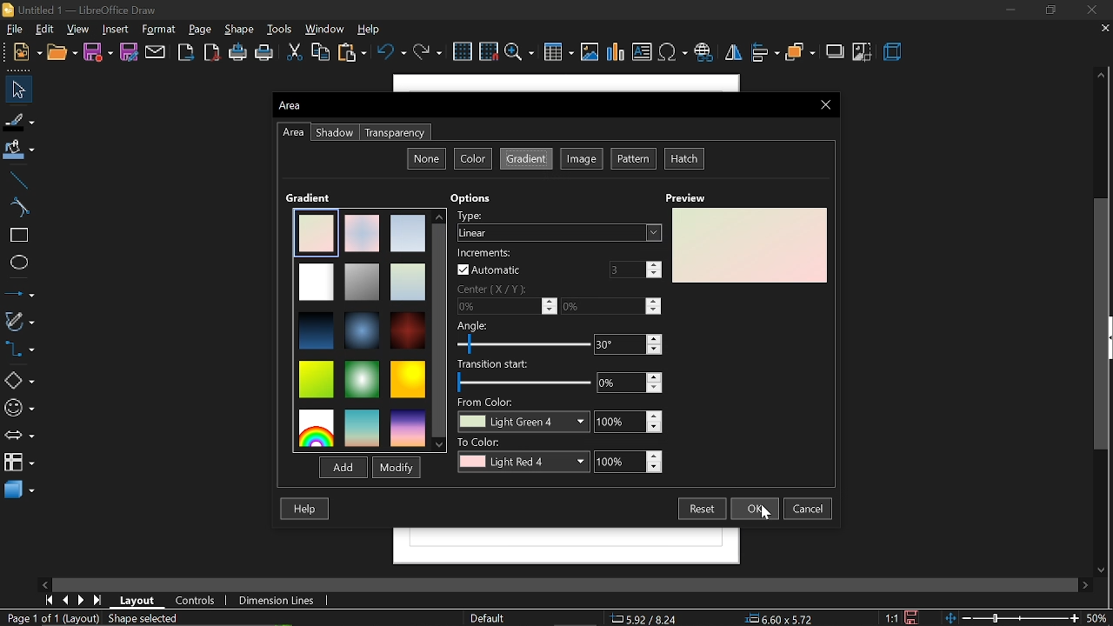 The height and width of the screenshot is (626, 1113). I want to click on center Y, so click(610, 306).